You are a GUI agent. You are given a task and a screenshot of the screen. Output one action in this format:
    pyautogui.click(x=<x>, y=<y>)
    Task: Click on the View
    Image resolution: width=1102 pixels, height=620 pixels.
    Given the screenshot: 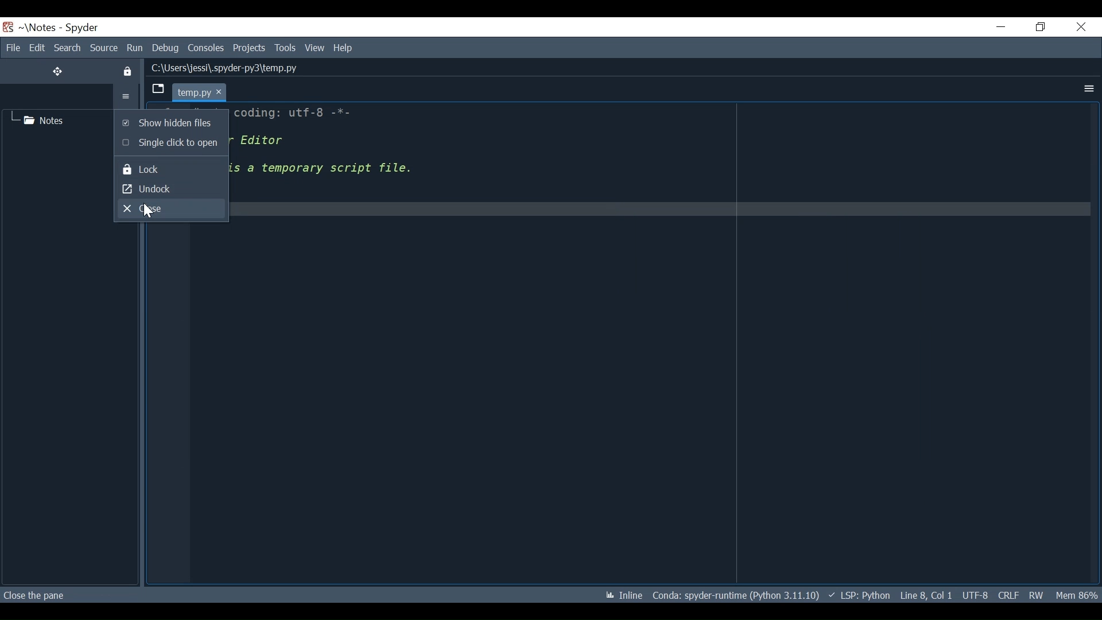 What is the action you would take?
    pyautogui.click(x=315, y=49)
    